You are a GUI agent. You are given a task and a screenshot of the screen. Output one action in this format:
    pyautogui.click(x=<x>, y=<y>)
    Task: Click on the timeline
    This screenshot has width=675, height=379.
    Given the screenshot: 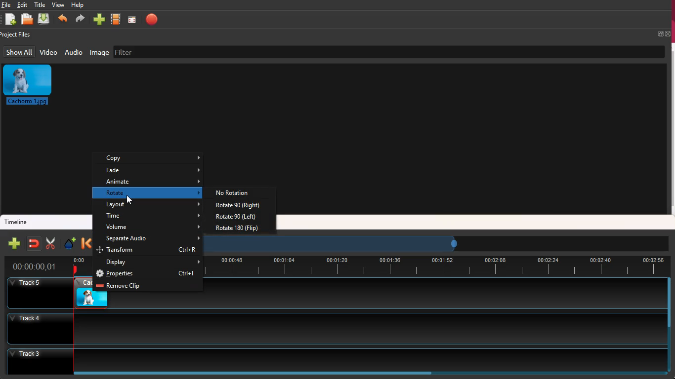 What is the action you would take?
    pyautogui.click(x=19, y=223)
    